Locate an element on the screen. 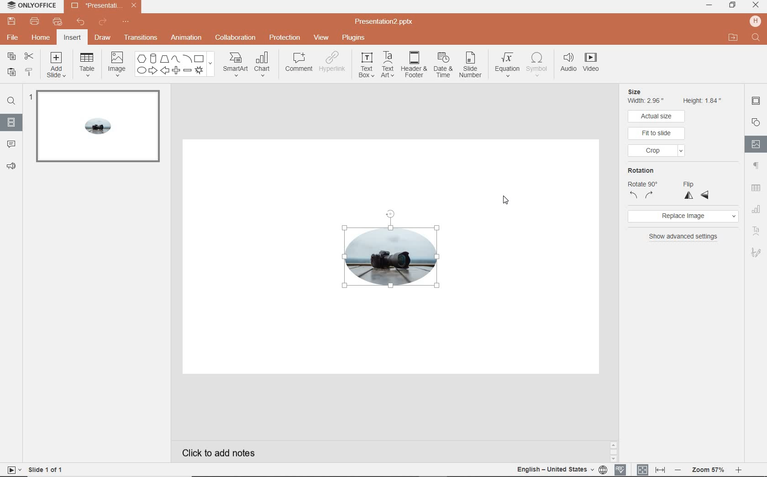 The width and height of the screenshot is (767, 477). zoom is located at coordinates (708, 469).